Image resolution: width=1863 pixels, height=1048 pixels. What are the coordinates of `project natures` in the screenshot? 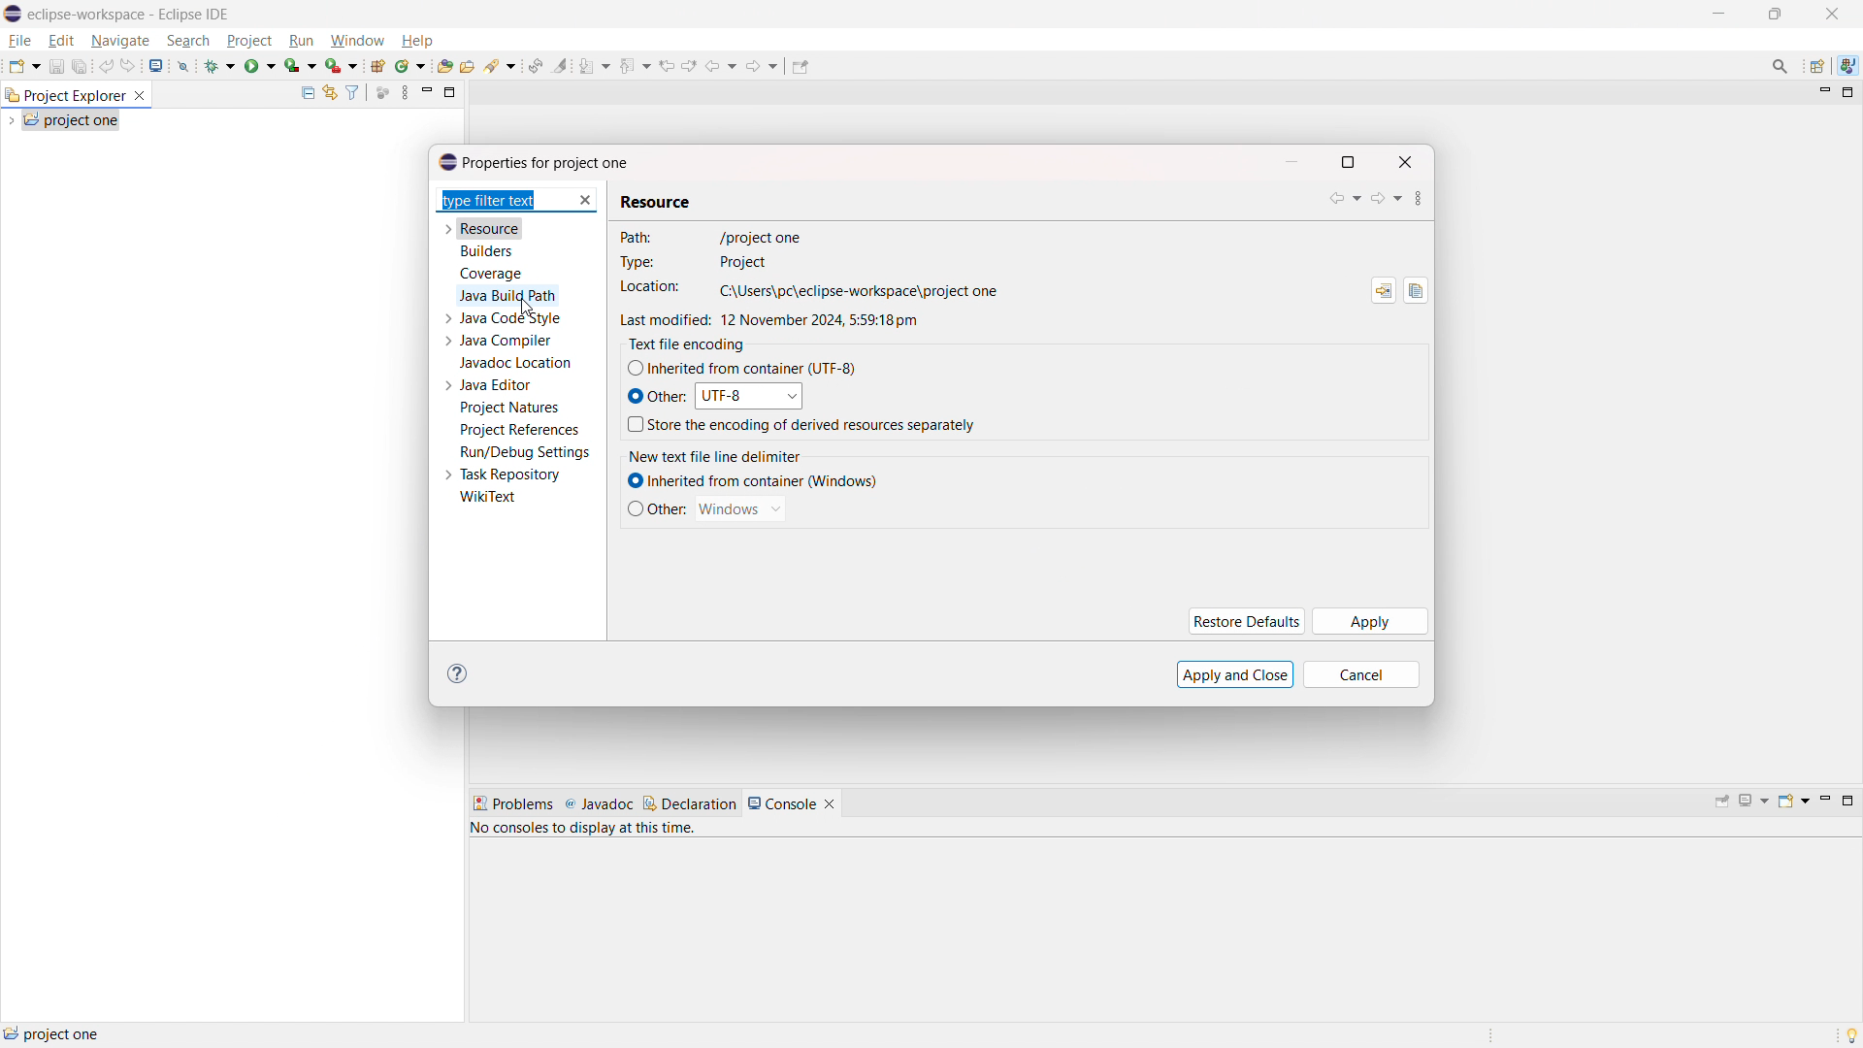 It's located at (510, 408).